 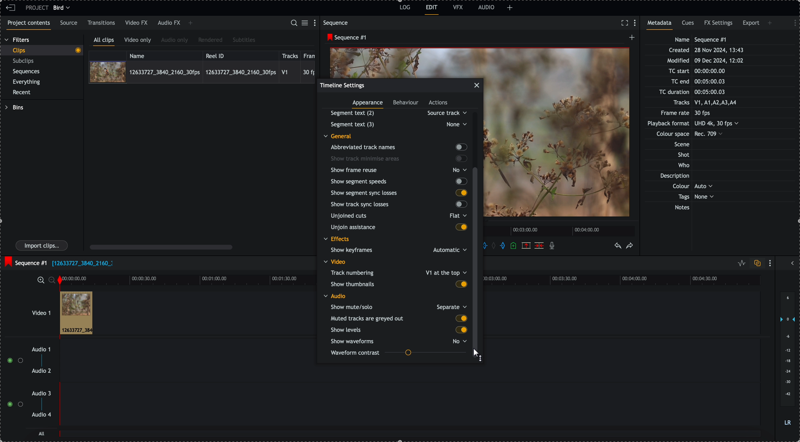 I want to click on remove the marked section, so click(x=526, y=245).